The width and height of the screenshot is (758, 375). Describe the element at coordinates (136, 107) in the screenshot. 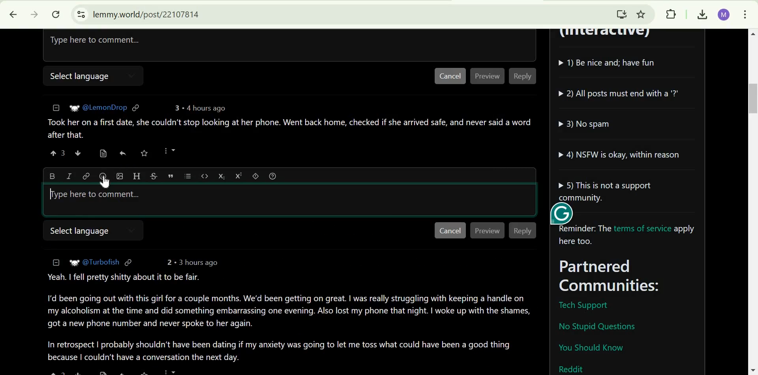

I see `link` at that location.